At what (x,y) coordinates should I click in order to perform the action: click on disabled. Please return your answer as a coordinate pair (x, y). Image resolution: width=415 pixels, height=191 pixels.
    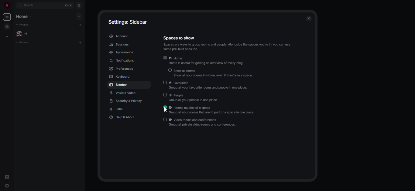
    Looking at the image, I should click on (166, 95).